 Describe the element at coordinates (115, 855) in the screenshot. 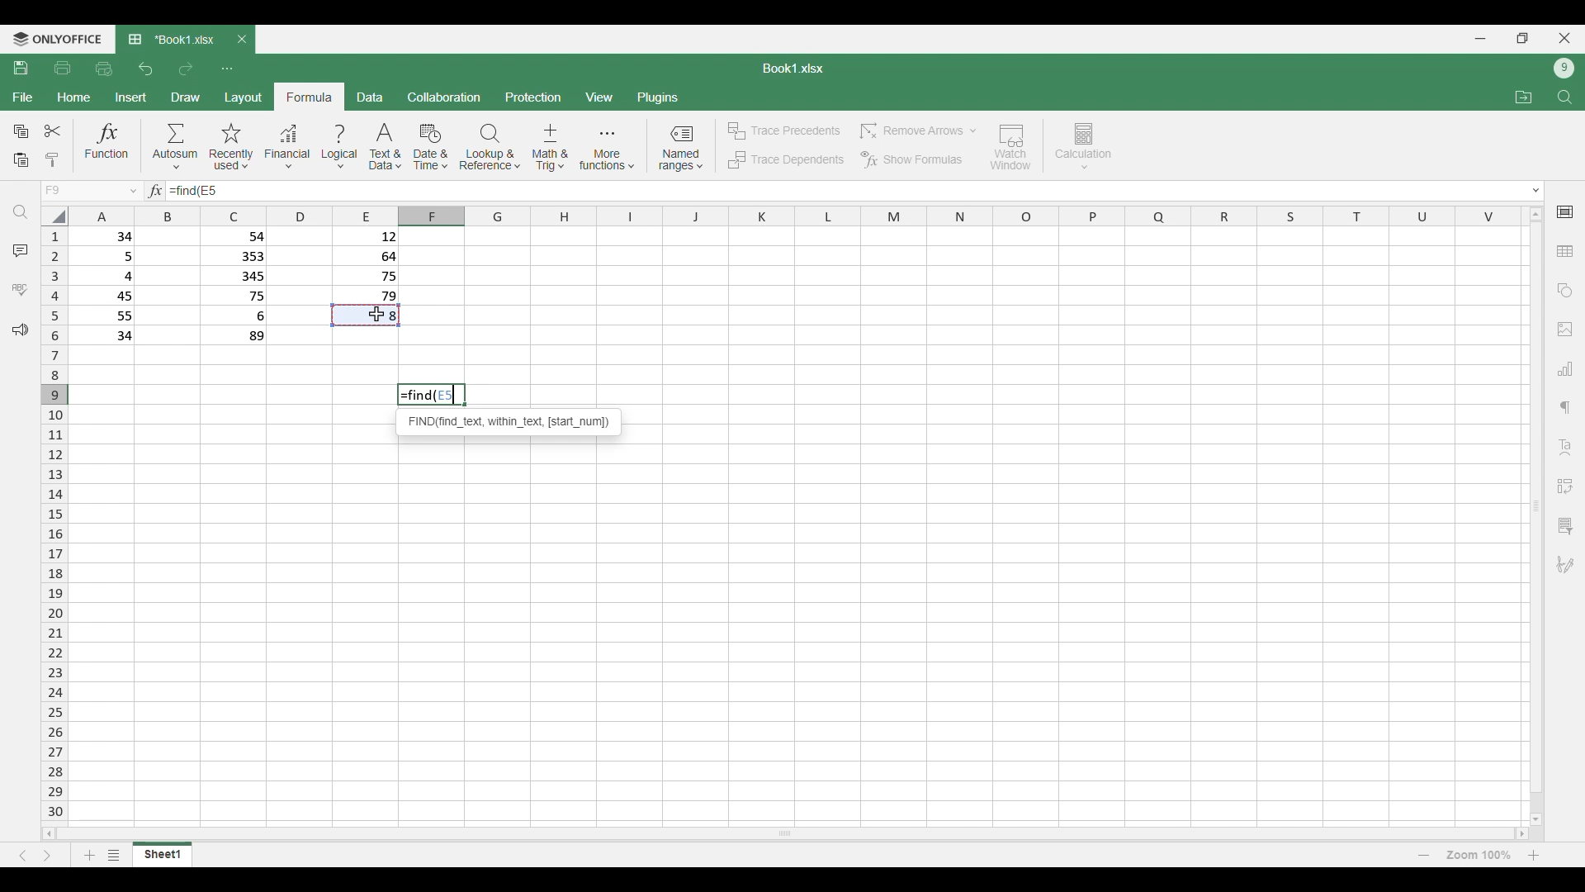

I see `List of sheets` at that location.